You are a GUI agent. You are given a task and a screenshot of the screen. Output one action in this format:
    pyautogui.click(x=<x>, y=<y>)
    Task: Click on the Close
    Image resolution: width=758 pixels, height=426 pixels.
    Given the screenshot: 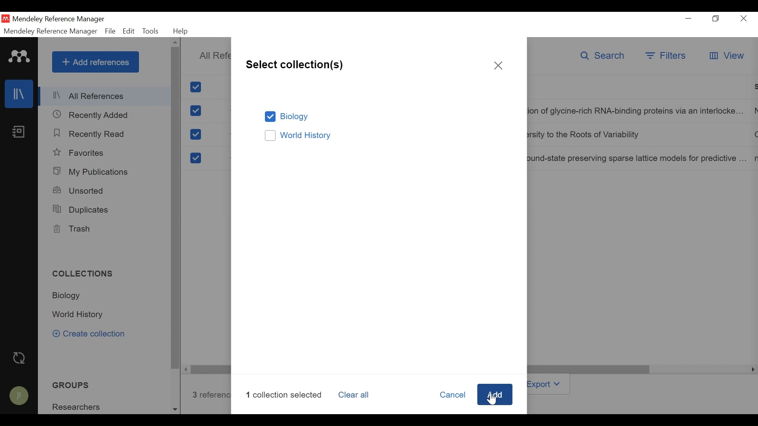 What is the action you would take?
    pyautogui.click(x=744, y=19)
    